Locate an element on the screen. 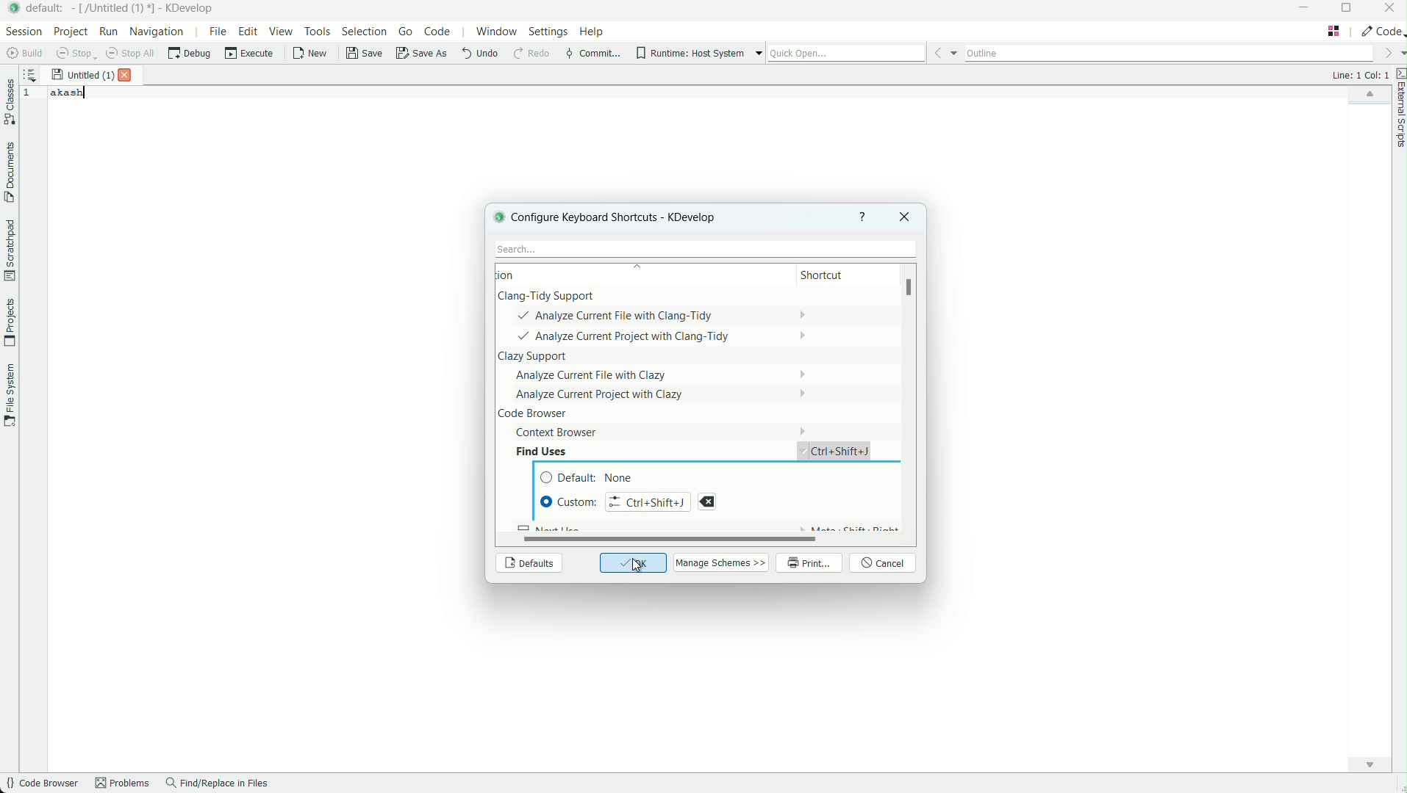 The height and width of the screenshot is (793, 1407). cursor is located at coordinates (637, 565).